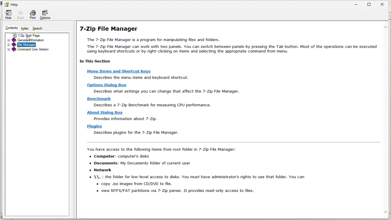 This screenshot has width=391, height=220. Describe the element at coordinates (125, 119) in the screenshot. I see `Provides information about 7-Zip` at that location.